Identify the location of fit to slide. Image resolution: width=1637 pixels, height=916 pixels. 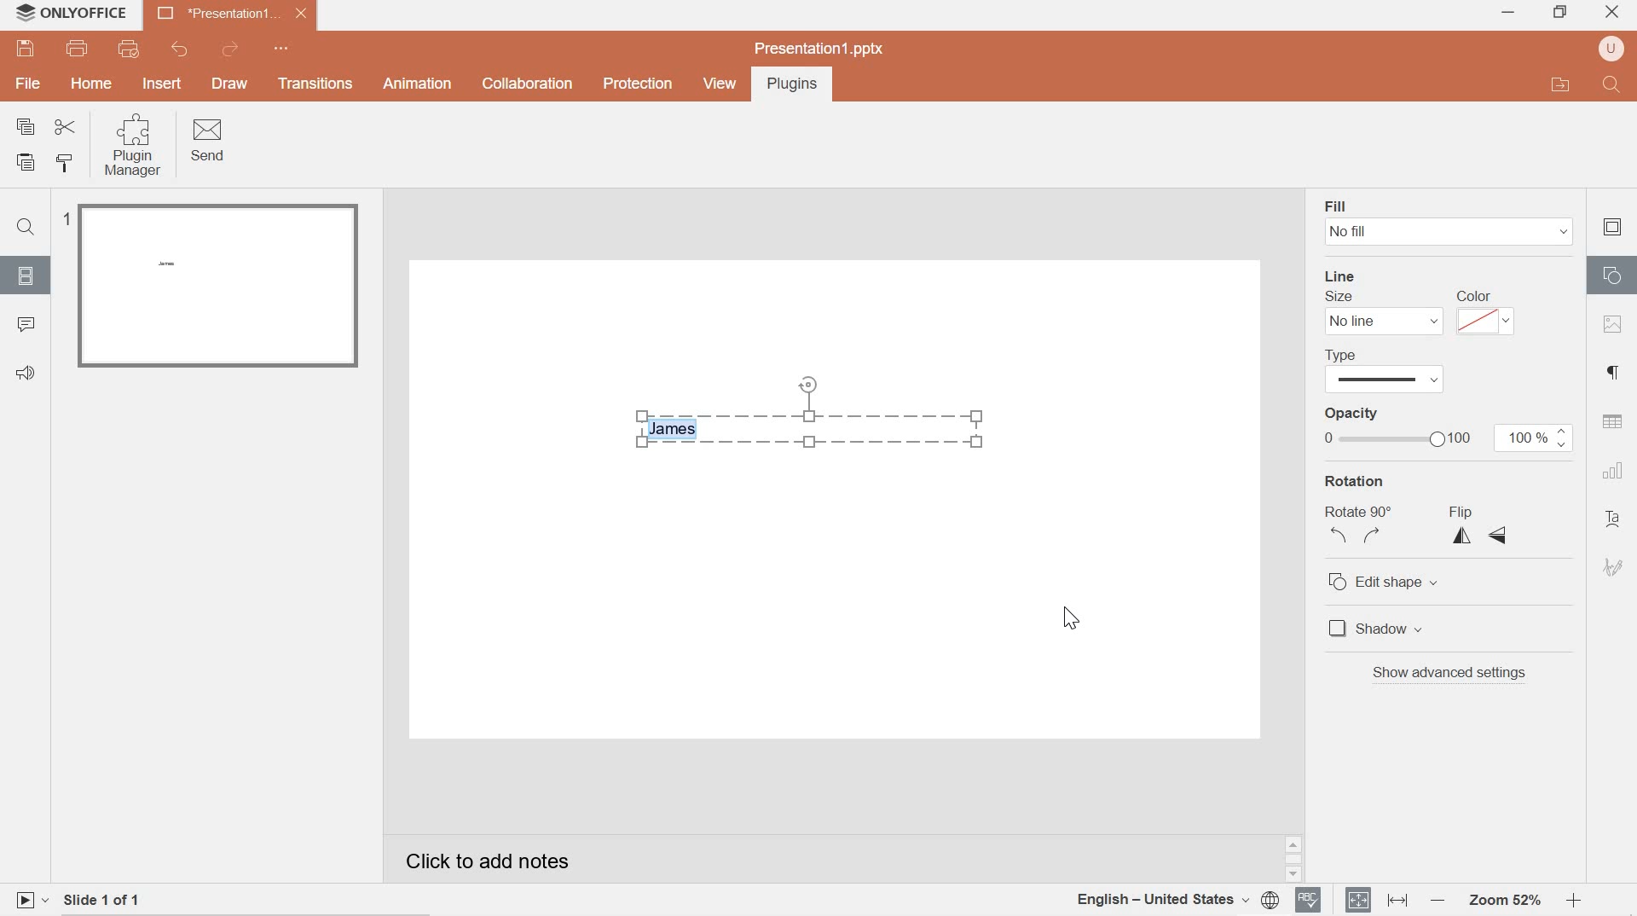
(1358, 900).